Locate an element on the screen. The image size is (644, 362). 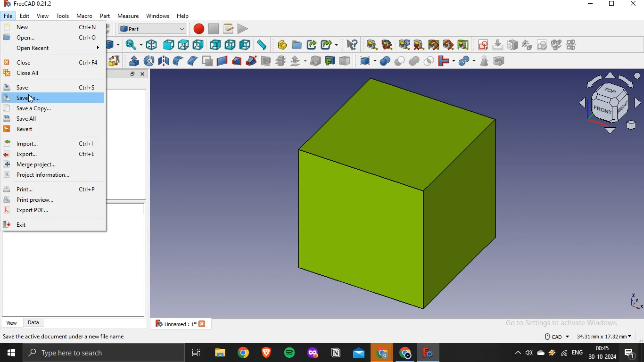
notion is located at coordinates (336, 353).